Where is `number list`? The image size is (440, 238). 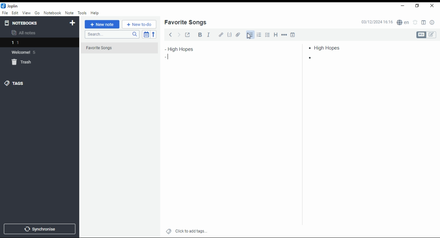 number list is located at coordinates (259, 34).